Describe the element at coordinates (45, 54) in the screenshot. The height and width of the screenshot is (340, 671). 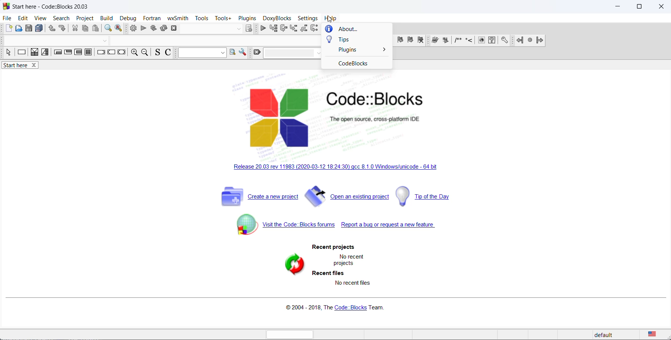
I see `selection ` at that location.